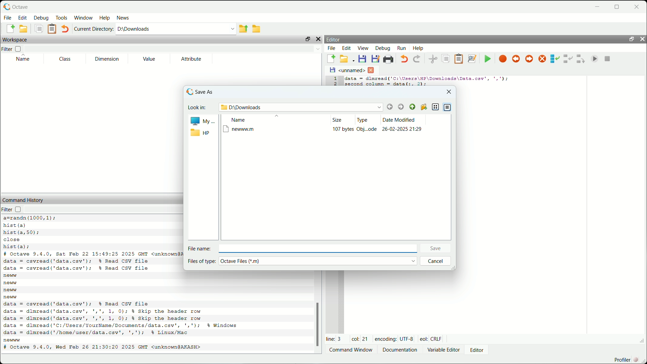 This screenshot has width=647, height=364. Describe the element at coordinates (37, 233) in the screenshot. I see `code` at that location.